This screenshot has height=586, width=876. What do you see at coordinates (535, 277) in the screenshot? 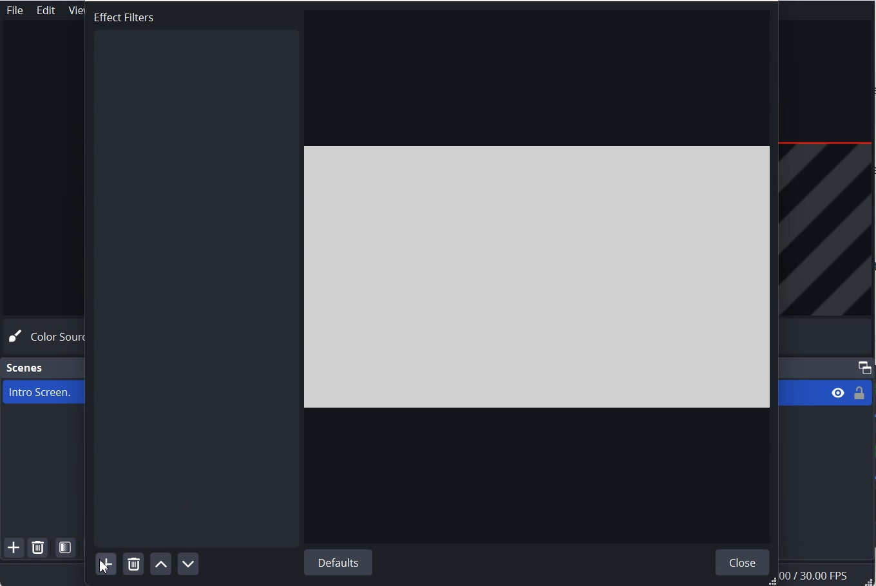
I see `File Preview window` at bounding box center [535, 277].